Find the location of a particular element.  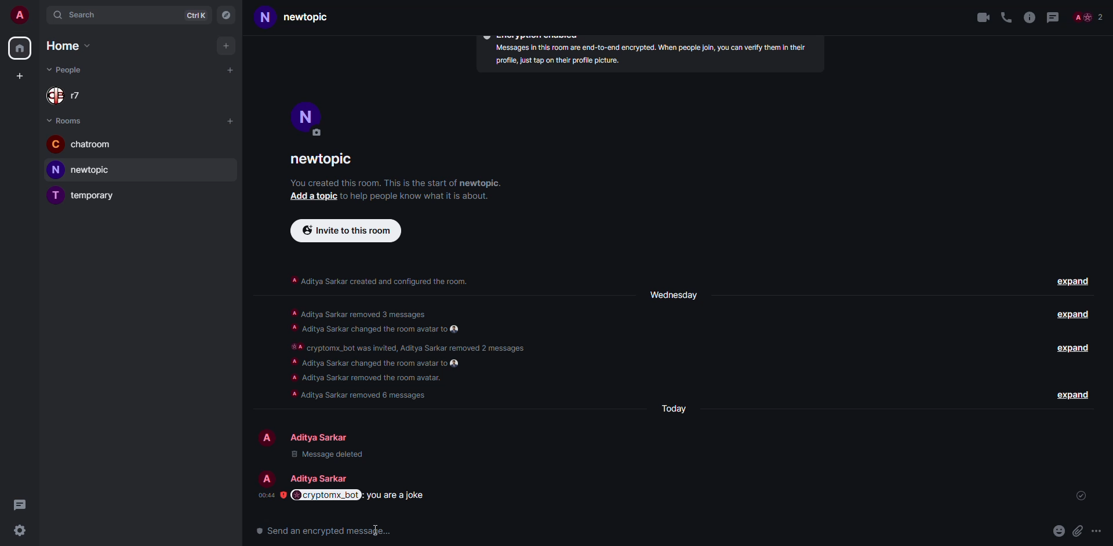

room is located at coordinates (85, 195).